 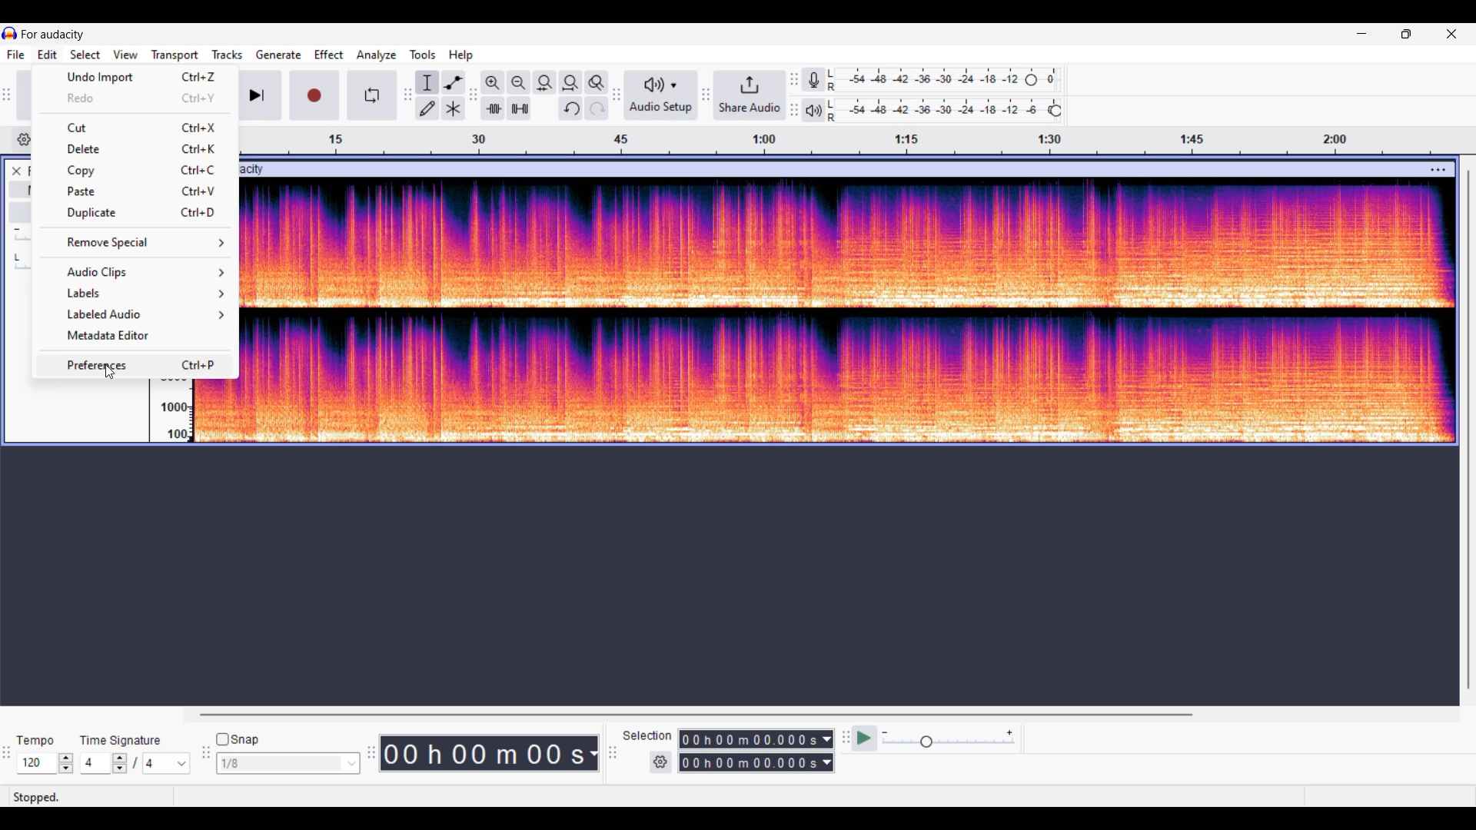 What do you see at coordinates (597, 108) in the screenshot?
I see `Redo` at bounding box center [597, 108].